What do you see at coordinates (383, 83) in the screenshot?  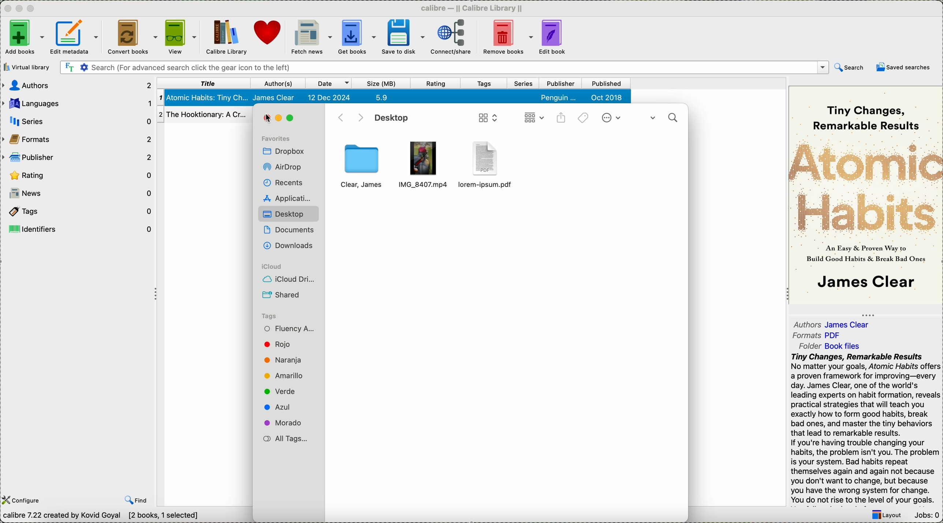 I see `size` at bounding box center [383, 83].